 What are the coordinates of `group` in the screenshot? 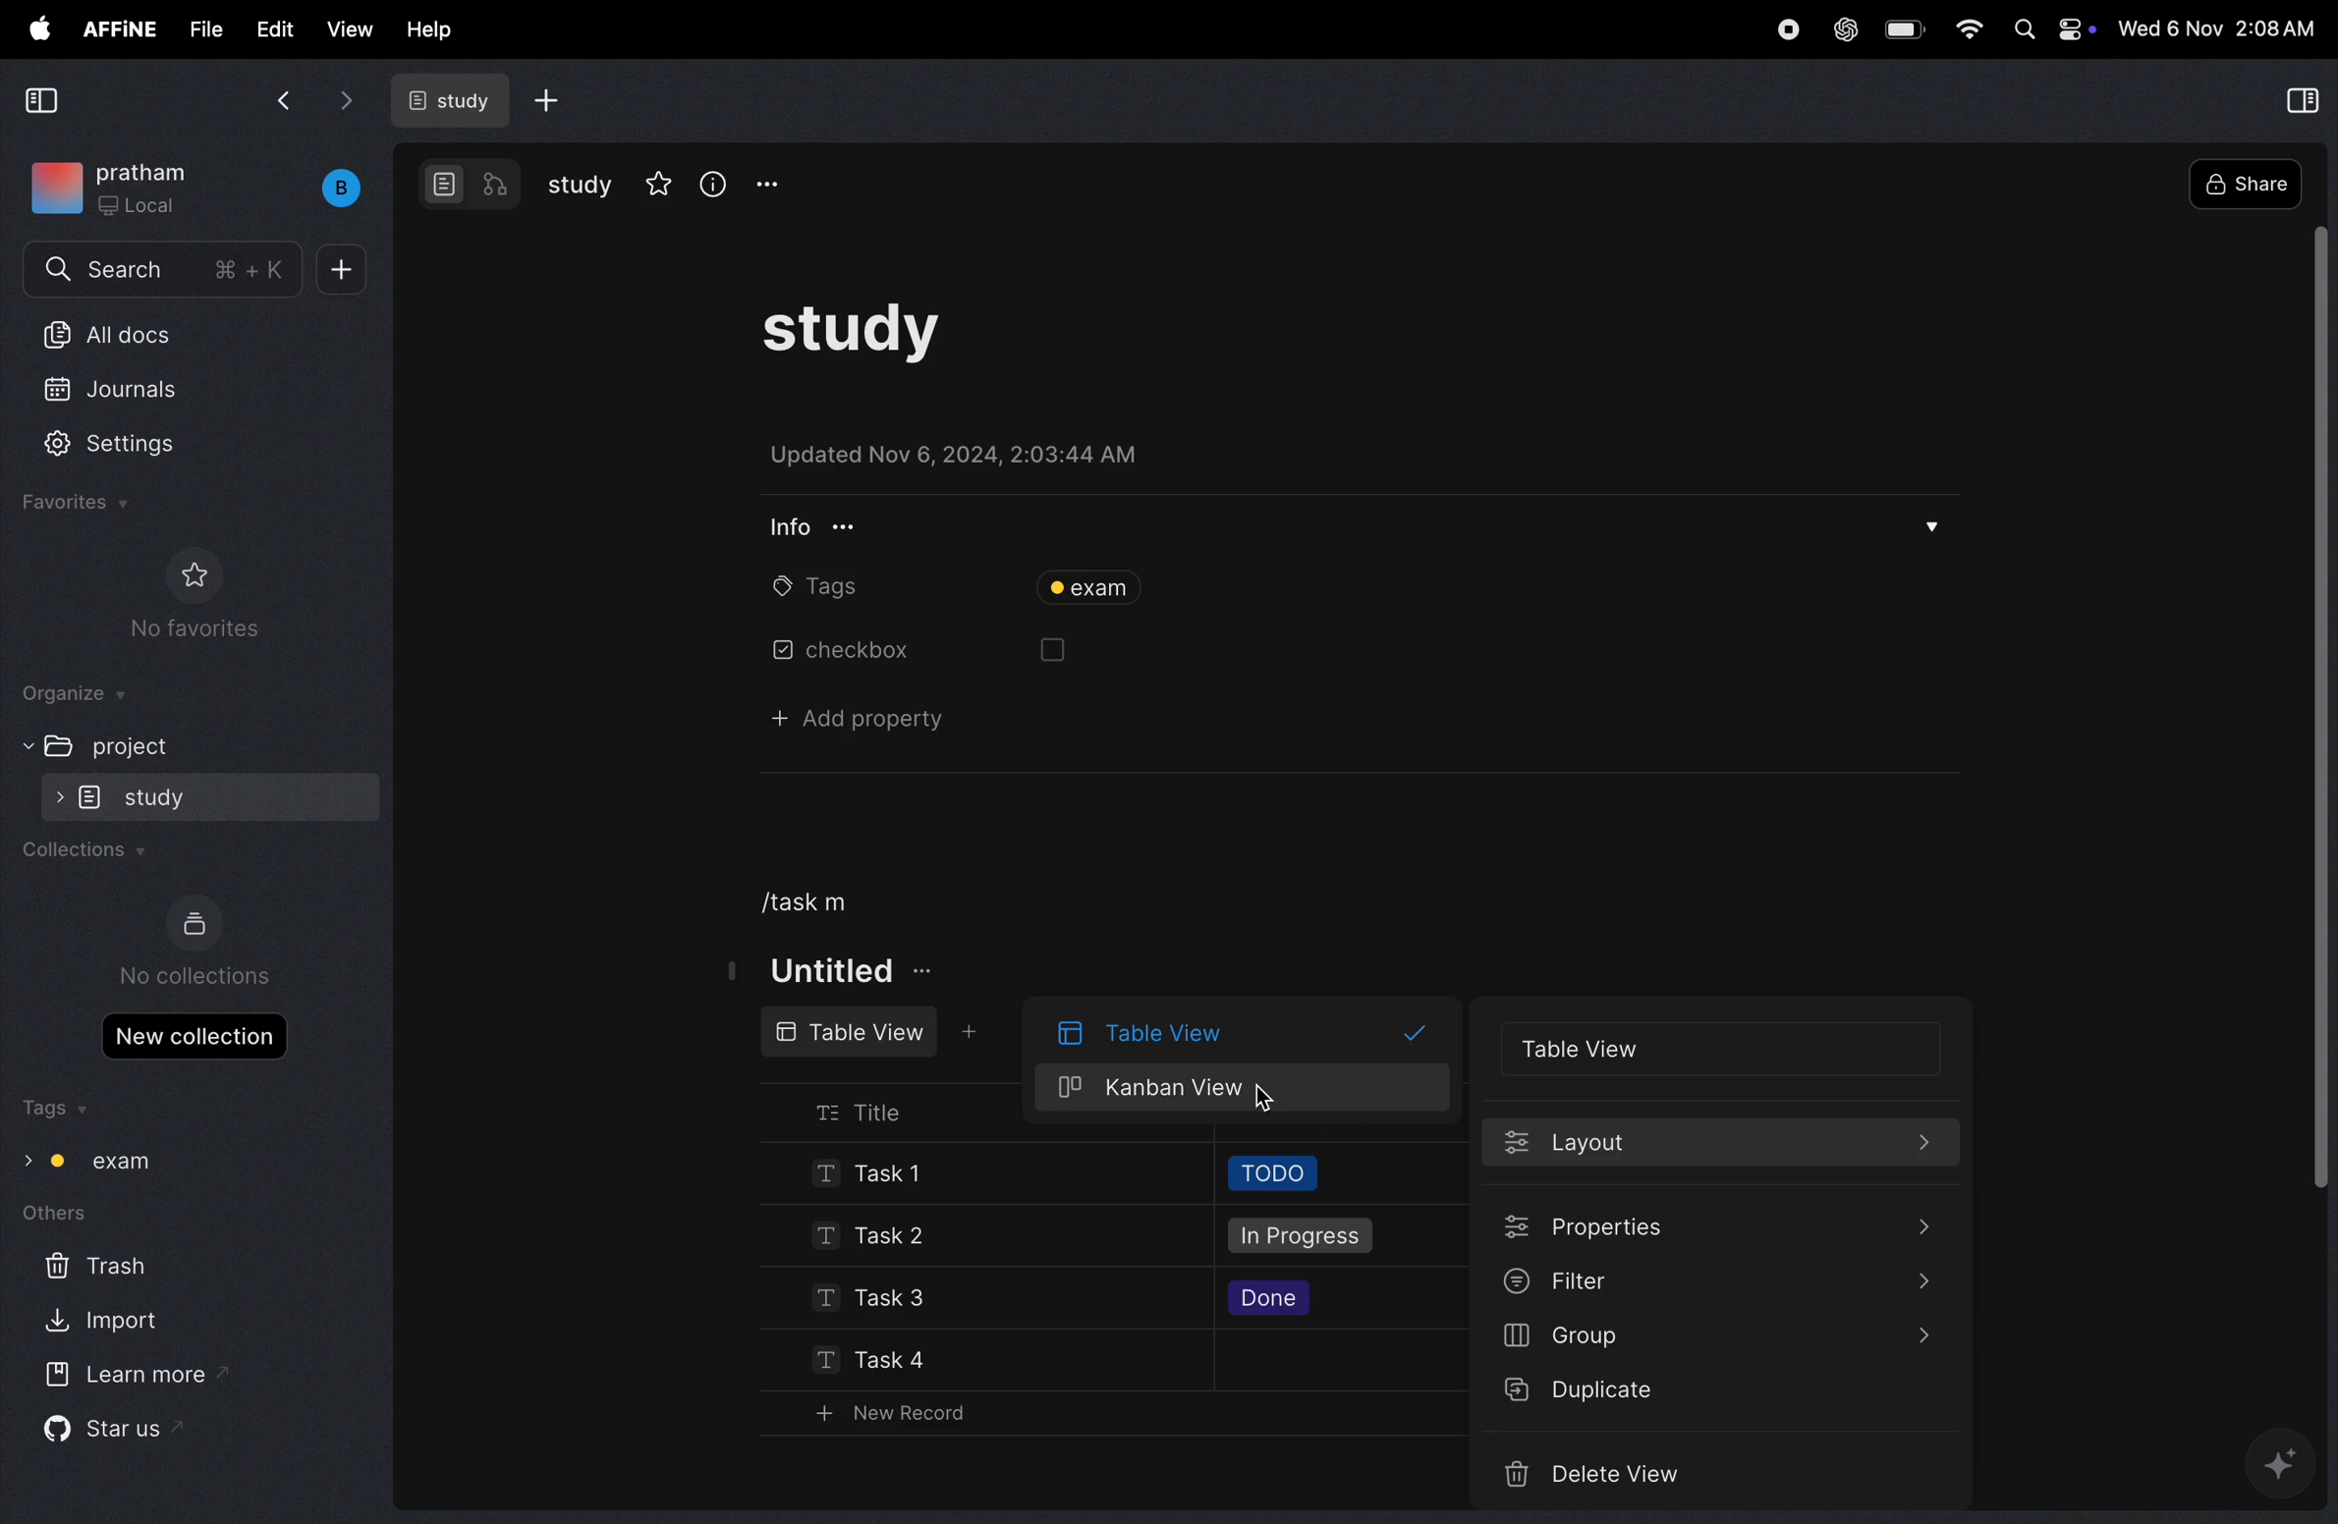 It's located at (1711, 1337).